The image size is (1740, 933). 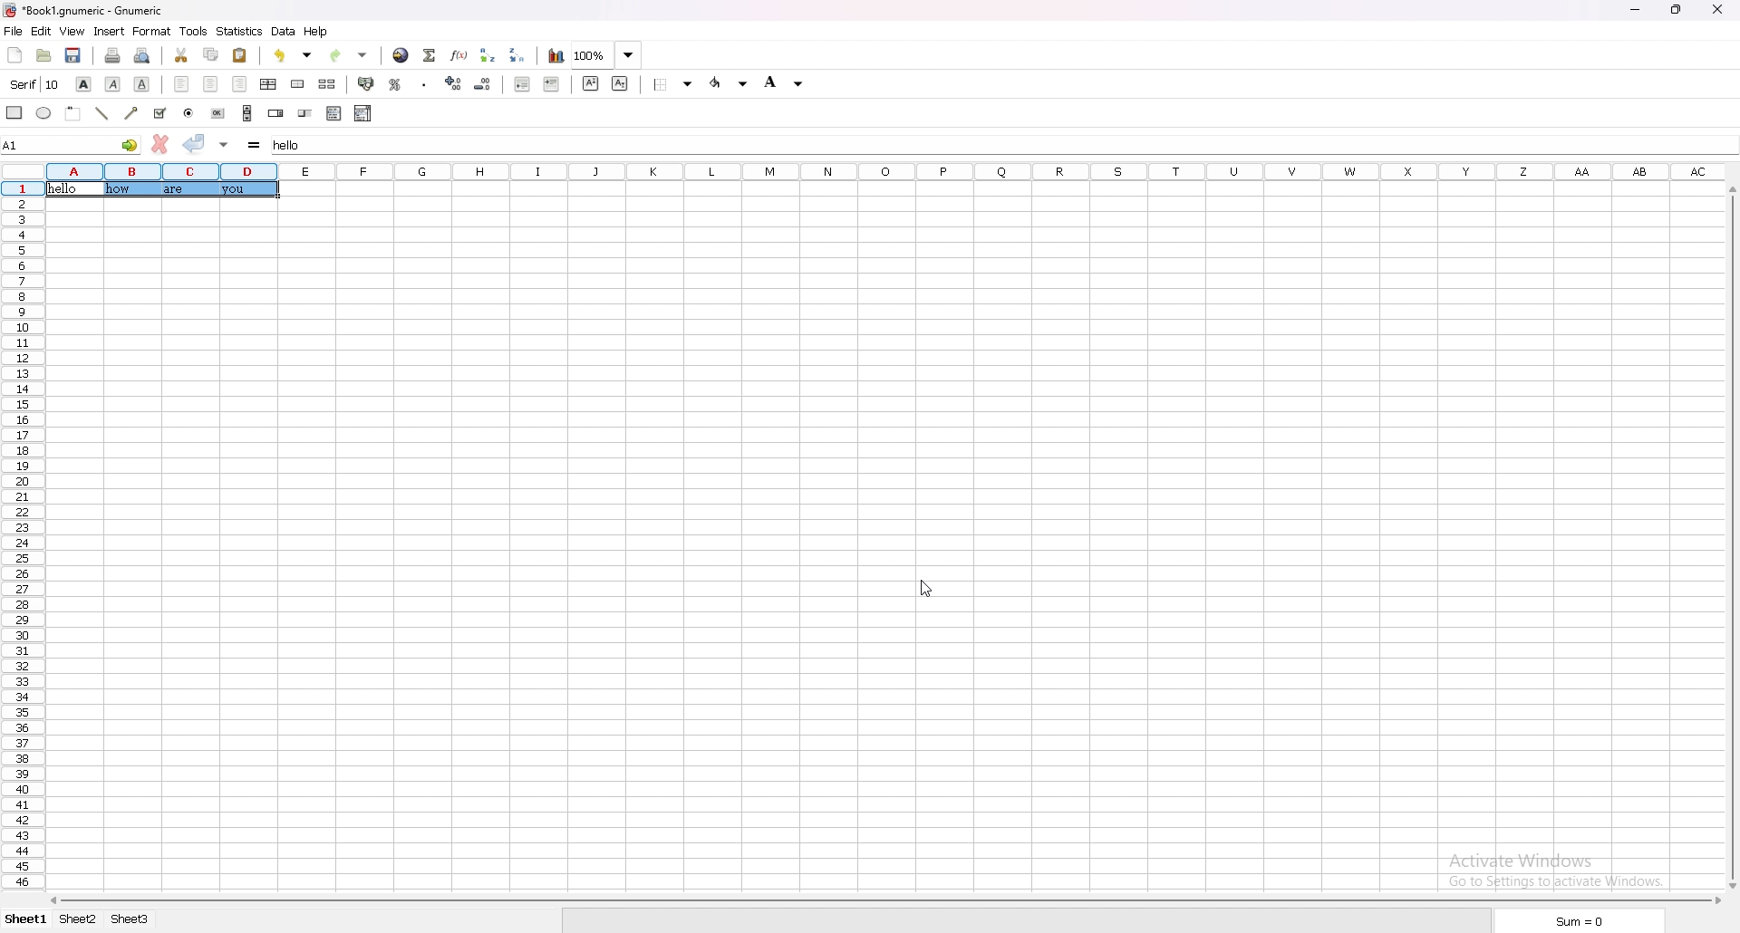 I want to click on border, so click(x=674, y=84).